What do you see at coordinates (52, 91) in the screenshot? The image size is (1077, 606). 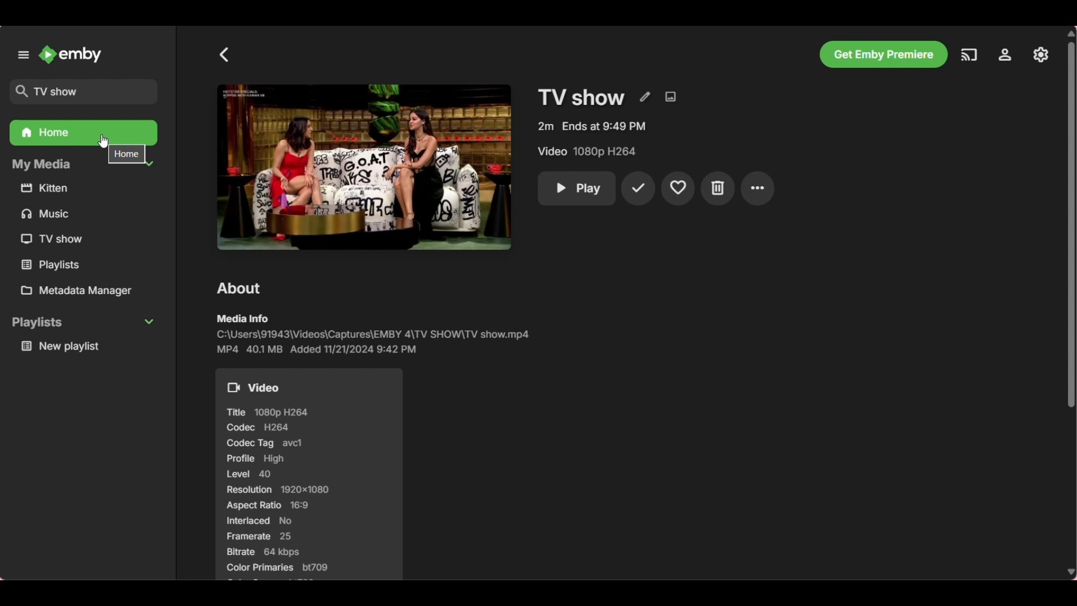 I see `TV show` at bounding box center [52, 91].